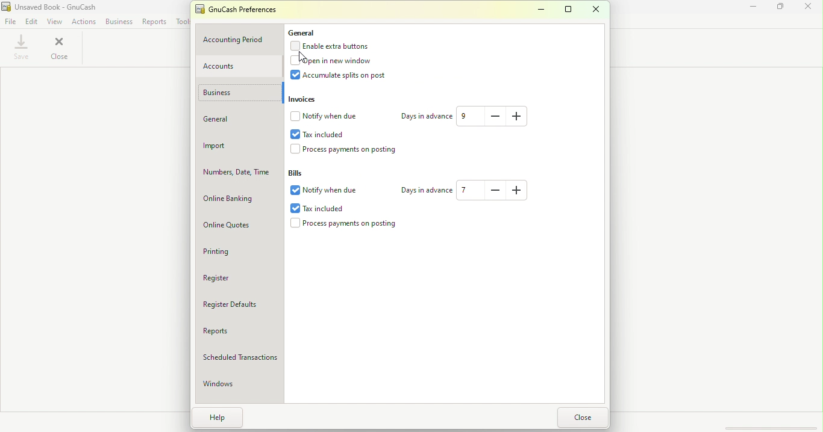  What do you see at coordinates (468, 191) in the screenshot?
I see `Text box` at bounding box center [468, 191].